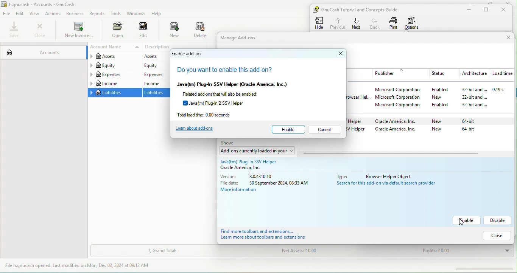 This screenshot has width=517, height=273. What do you see at coordinates (398, 130) in the screenshot?
I see `oracle america lnc` at bounding box center [398, 130].